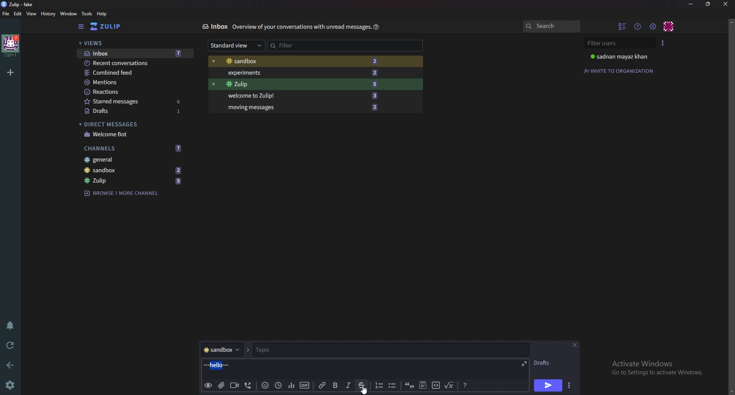 The image size is (735, 395). Describe the element at coordinates (348, 386) in the screenshot. I see `Italic` at that location.